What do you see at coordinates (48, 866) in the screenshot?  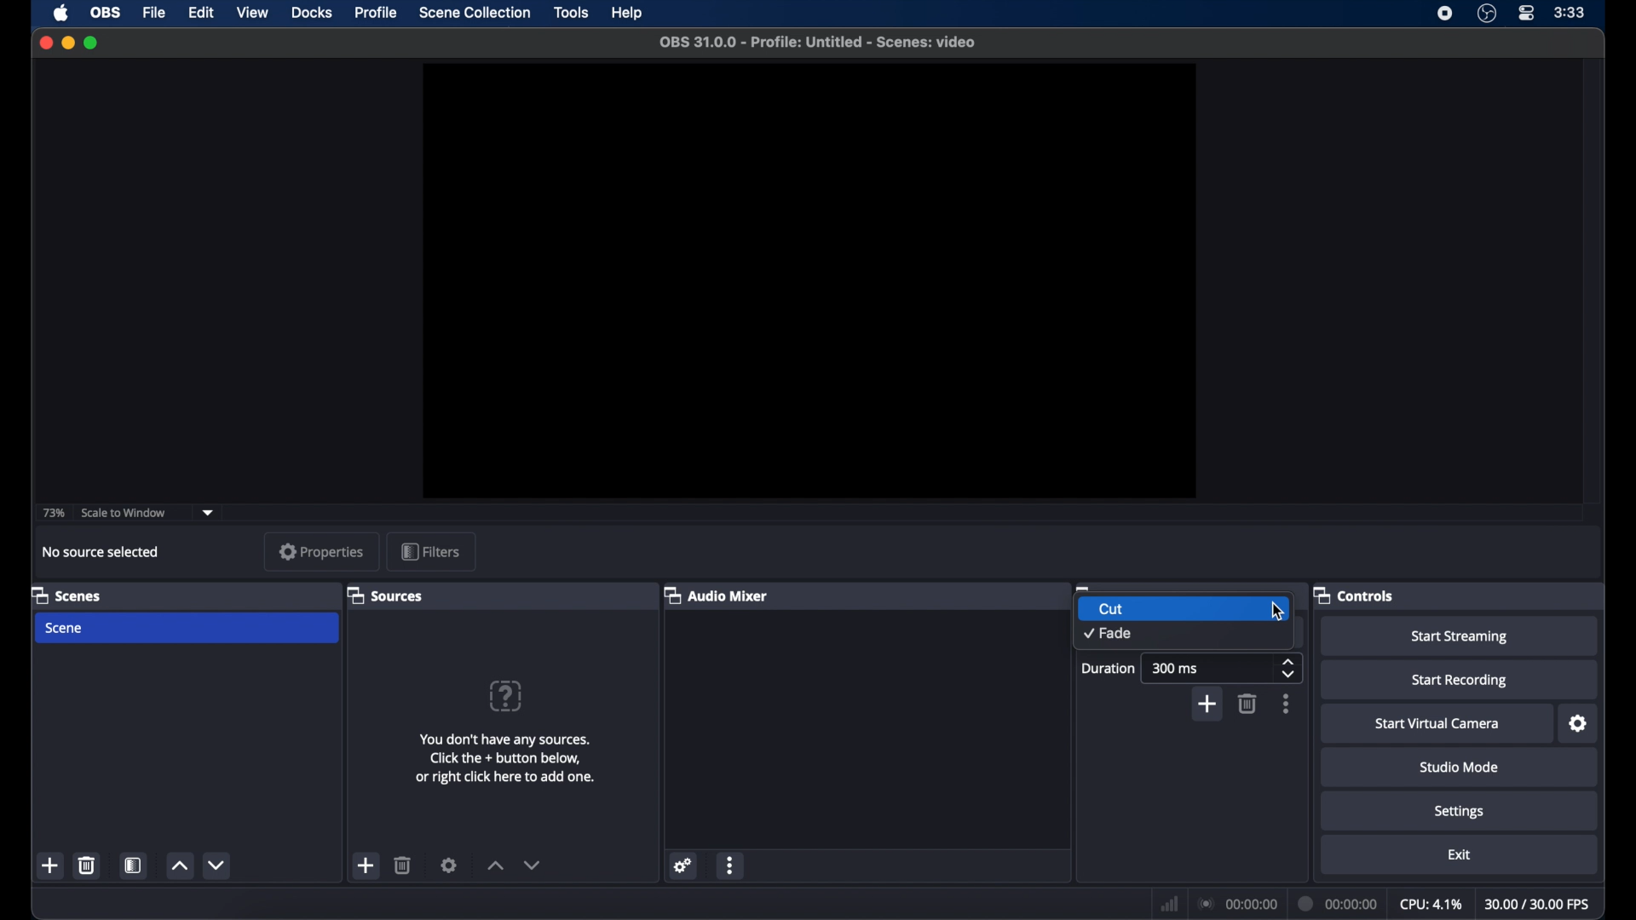 I see `add` at bounding box center [48, 866].